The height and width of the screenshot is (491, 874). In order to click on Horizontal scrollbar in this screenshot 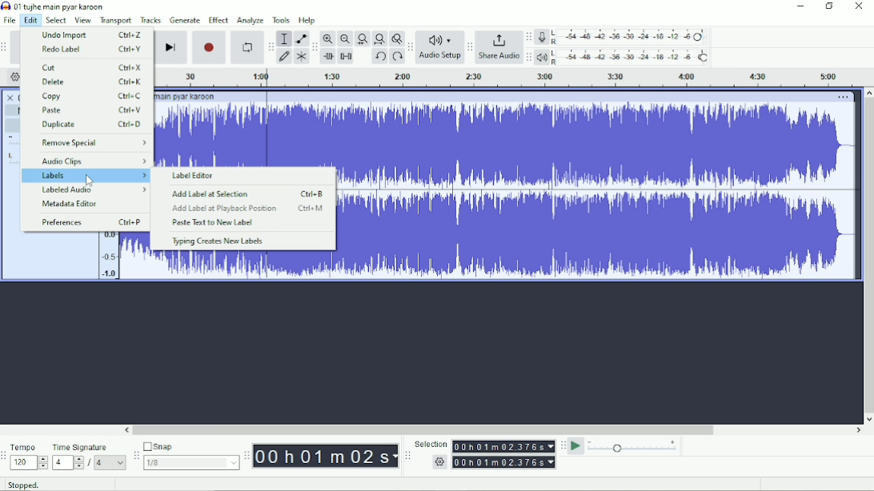, I will do `click(427, 429)`.